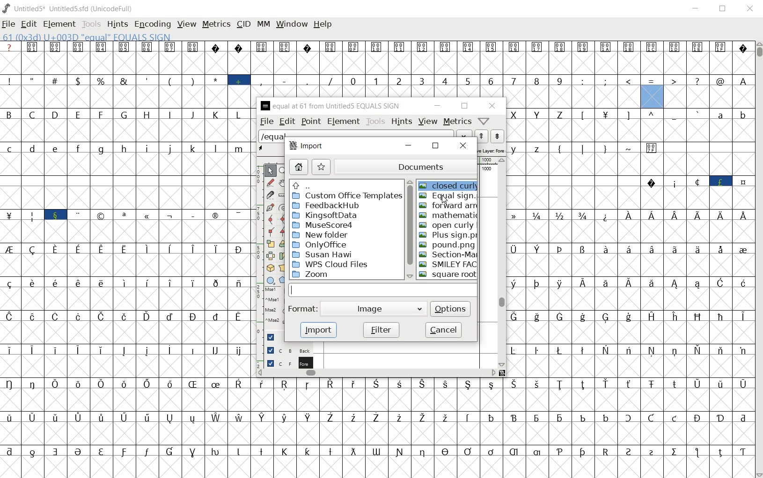 This screenshot has height=478, width=763. Describe the element at coordinates (448, 254) in the screenshot. I see `SECTION MARK` at that location.